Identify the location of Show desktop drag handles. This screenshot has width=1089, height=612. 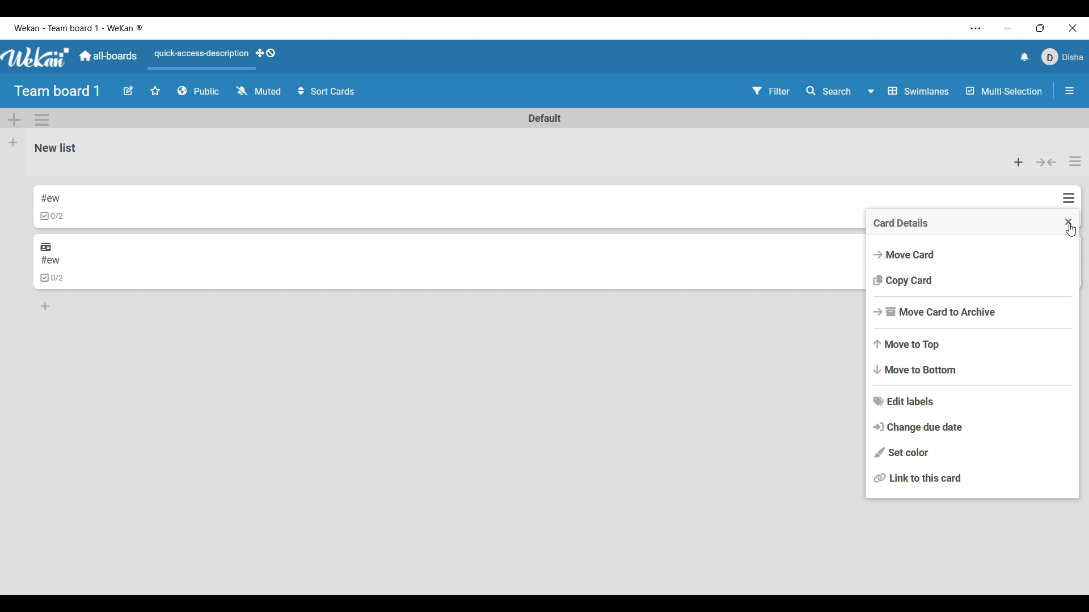
(265, 53).